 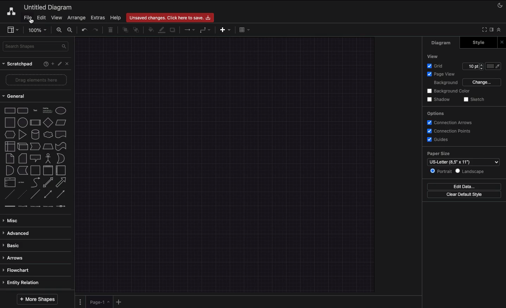 What do you see at coordinates (36, 47) in the screenshot?
I see `Search shapes` at bounding box center [36, 47].